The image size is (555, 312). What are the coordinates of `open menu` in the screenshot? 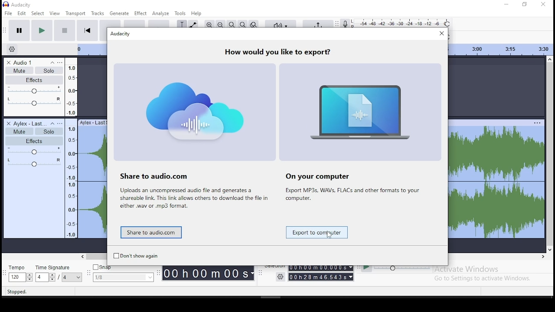 It's located at (61, 123).